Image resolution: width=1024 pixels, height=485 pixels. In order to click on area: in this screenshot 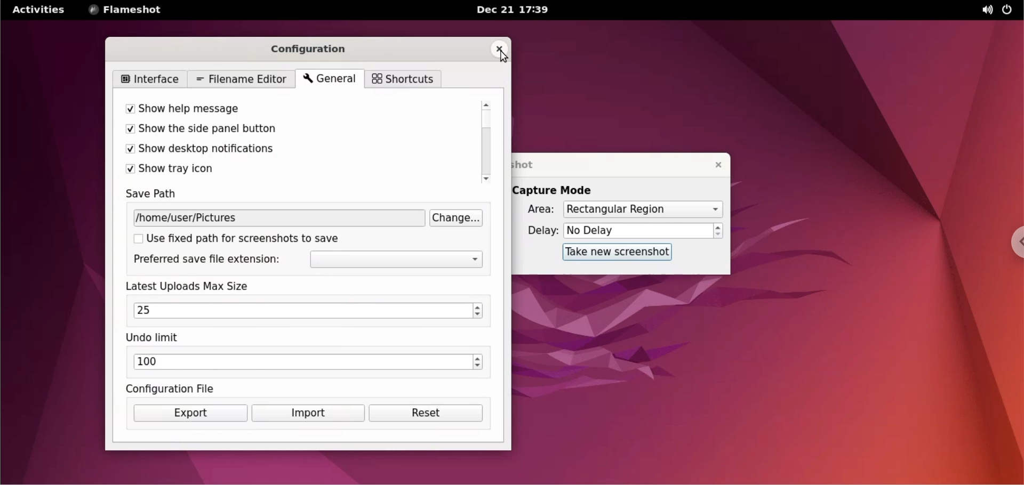, I will do `click(537, 211)`.